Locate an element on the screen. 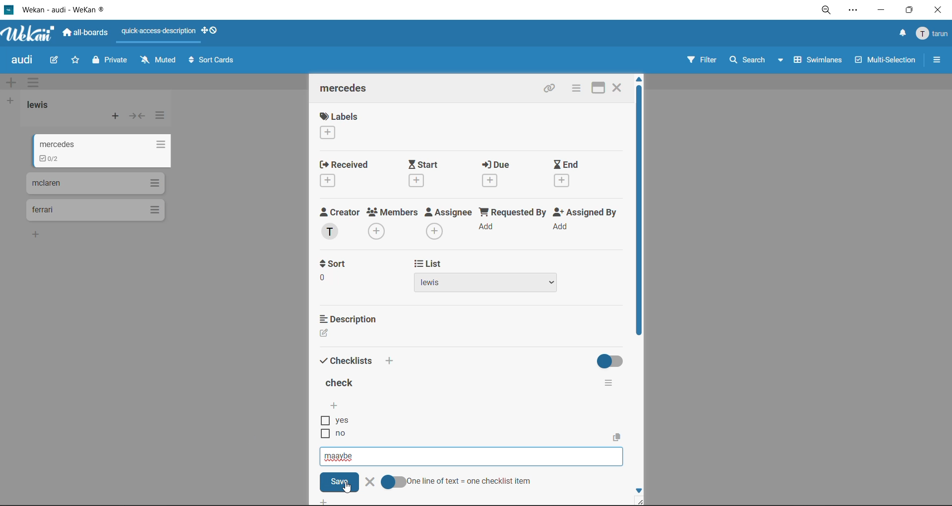 The width and height of the screenshot is (952, 506). label is located at coordinates (341, 116).